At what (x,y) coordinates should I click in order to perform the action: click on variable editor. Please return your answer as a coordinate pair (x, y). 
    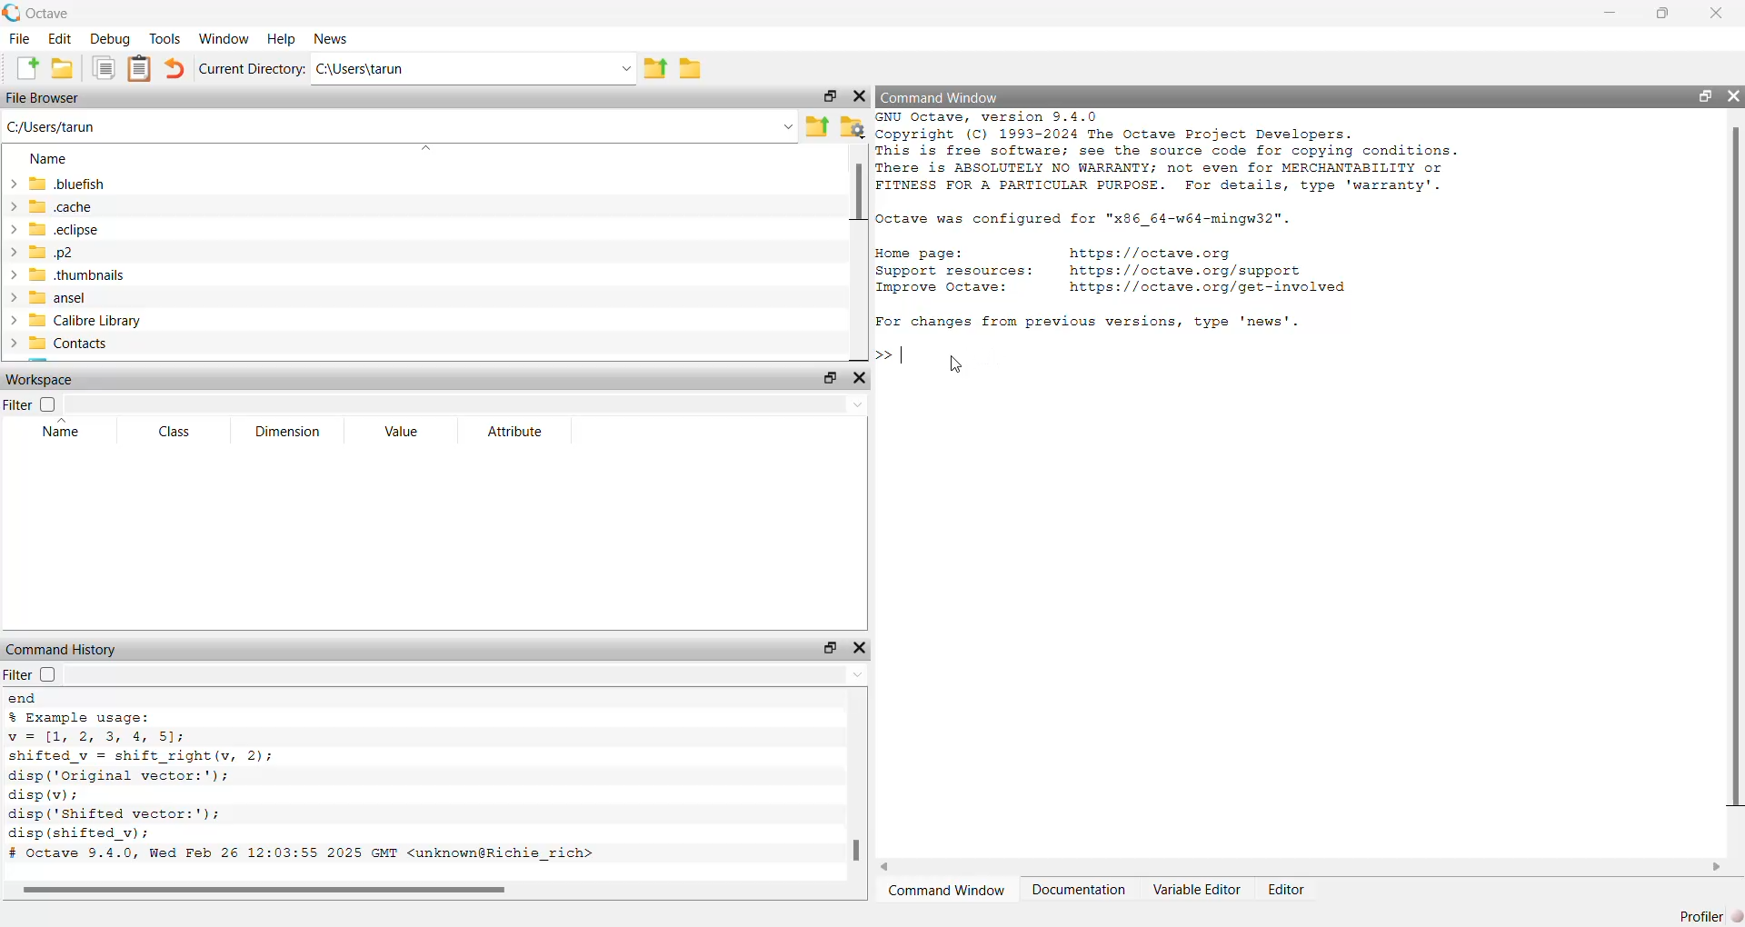
    Looking at the image, I should click on (1192, 891).